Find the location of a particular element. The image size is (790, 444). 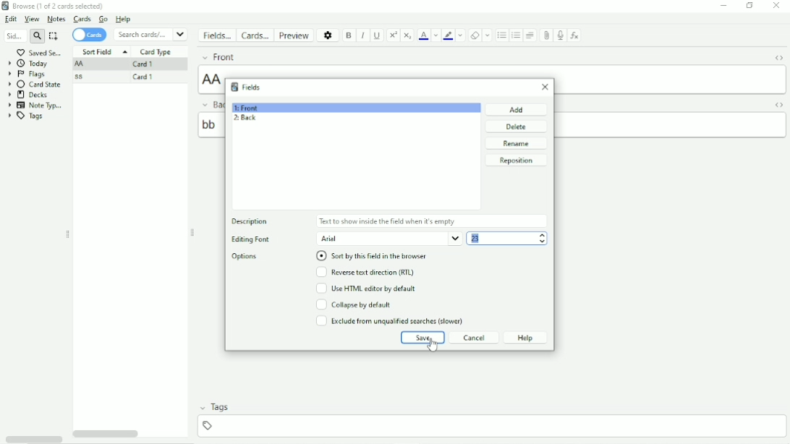

23 is located at coordinates (496, 239).